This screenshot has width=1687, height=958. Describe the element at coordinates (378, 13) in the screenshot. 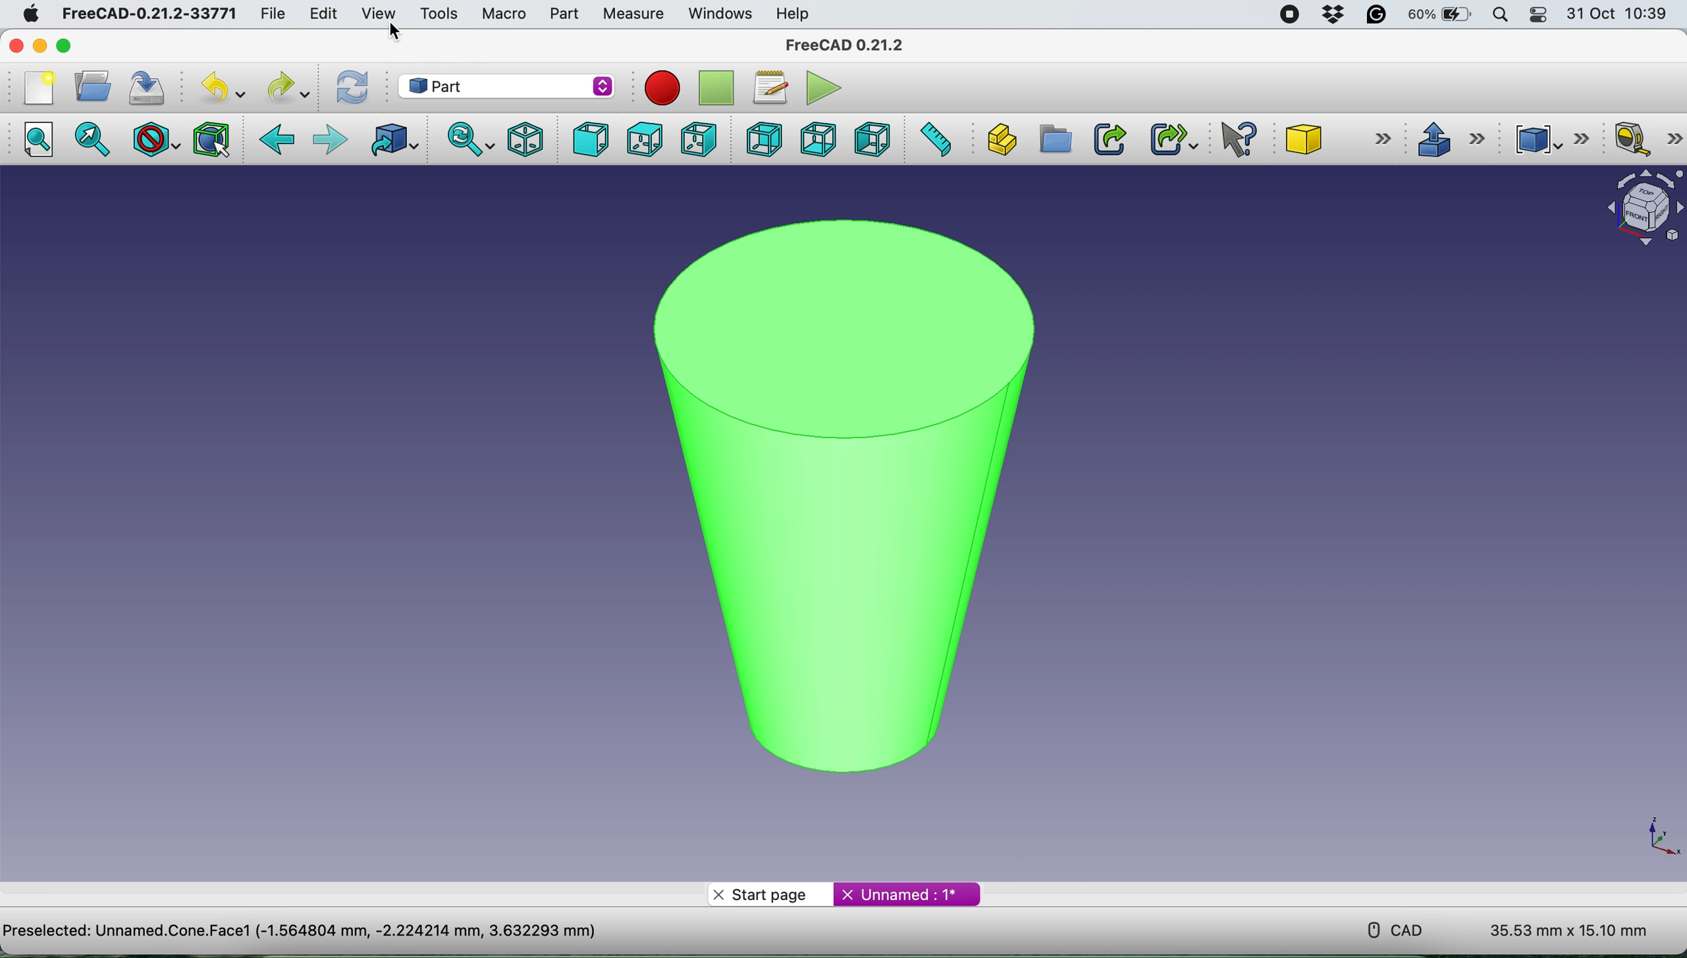

I see `view` at that location.